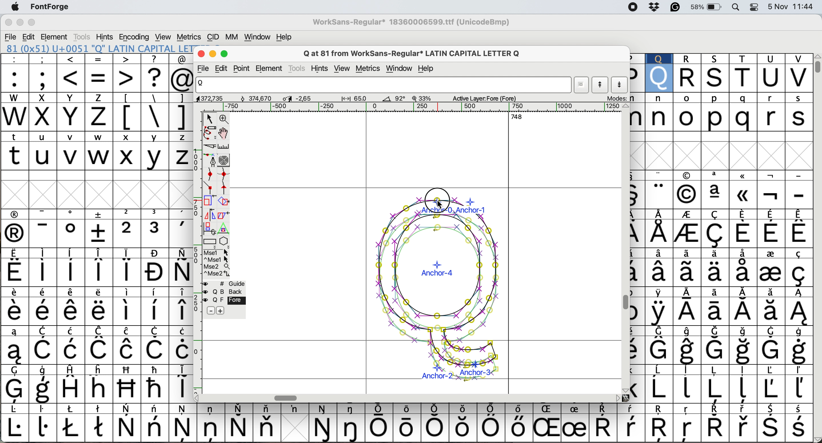  I want to click on horizontal scroll bar, so click(288, 397).